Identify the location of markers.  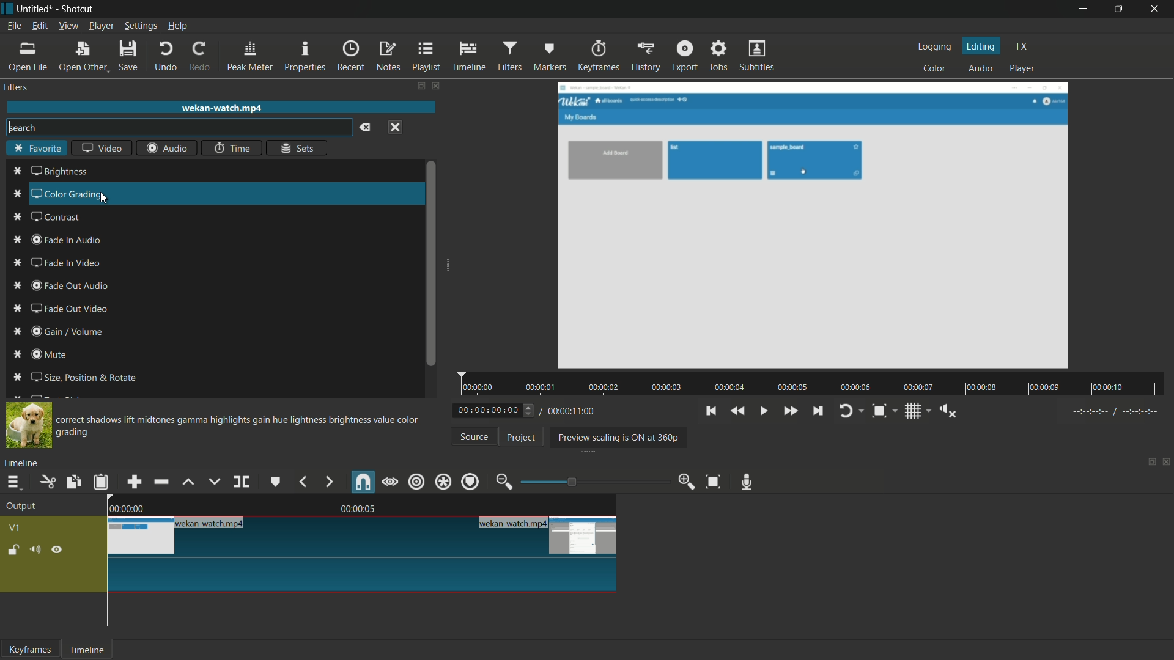
(550, 56).